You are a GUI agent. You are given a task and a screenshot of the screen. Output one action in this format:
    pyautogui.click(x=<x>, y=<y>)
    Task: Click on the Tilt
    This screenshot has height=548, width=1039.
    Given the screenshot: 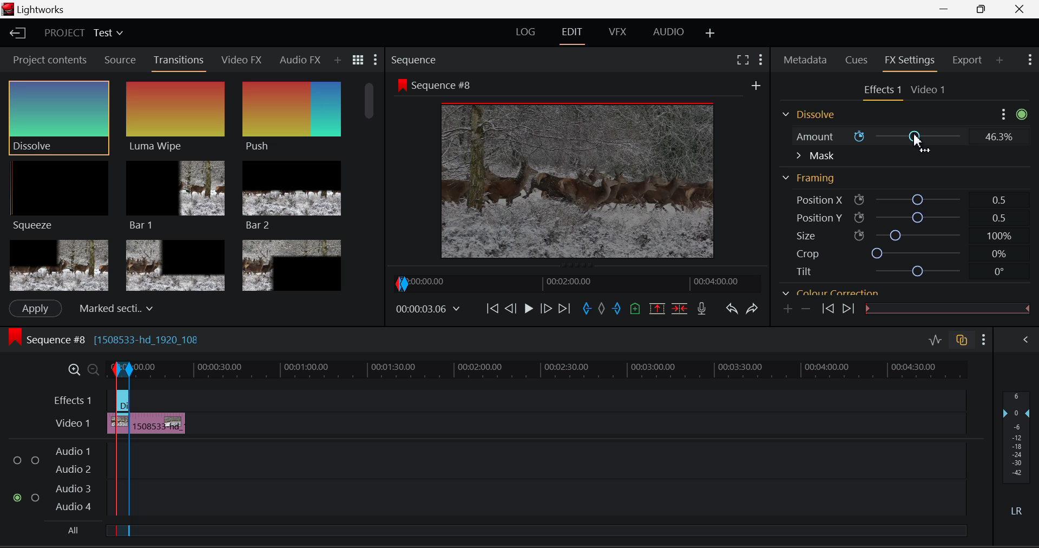 What is the action you would take?
    pyautogui.click(x=895, y=271)
    